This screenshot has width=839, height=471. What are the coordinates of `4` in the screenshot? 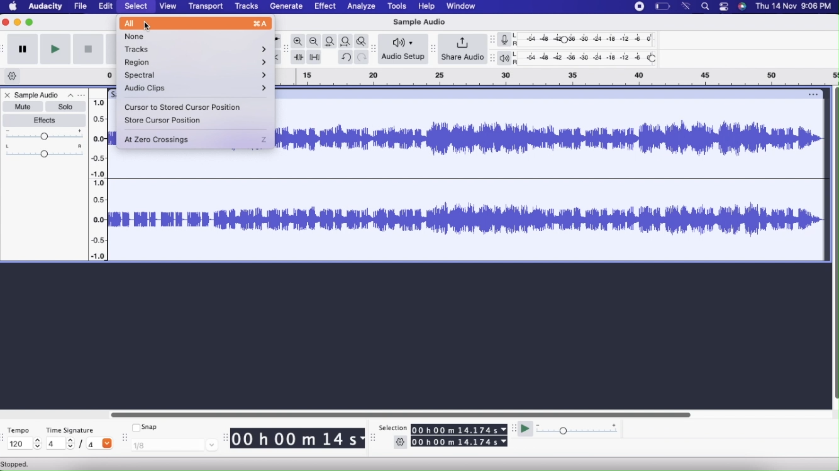 It's located at (61, 444).